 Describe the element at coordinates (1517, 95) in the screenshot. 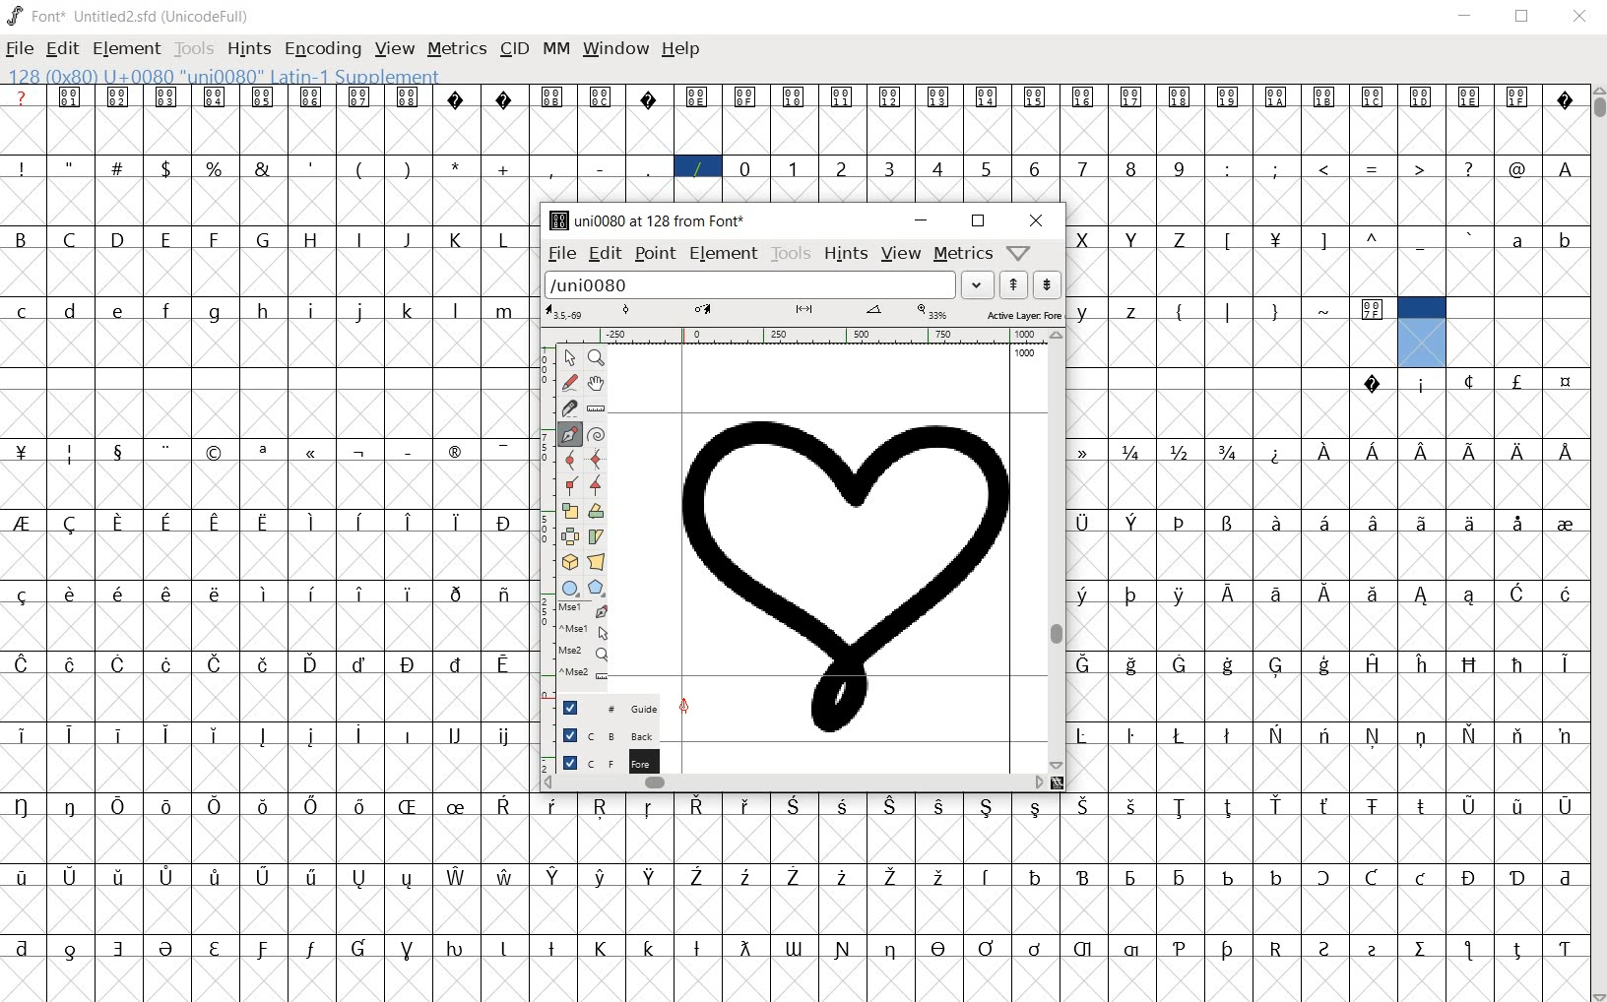

I see `glyph` at that location.